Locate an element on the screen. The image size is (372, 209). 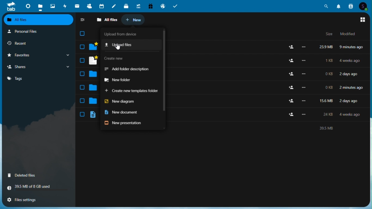
search is located at coordinates (326, 6).